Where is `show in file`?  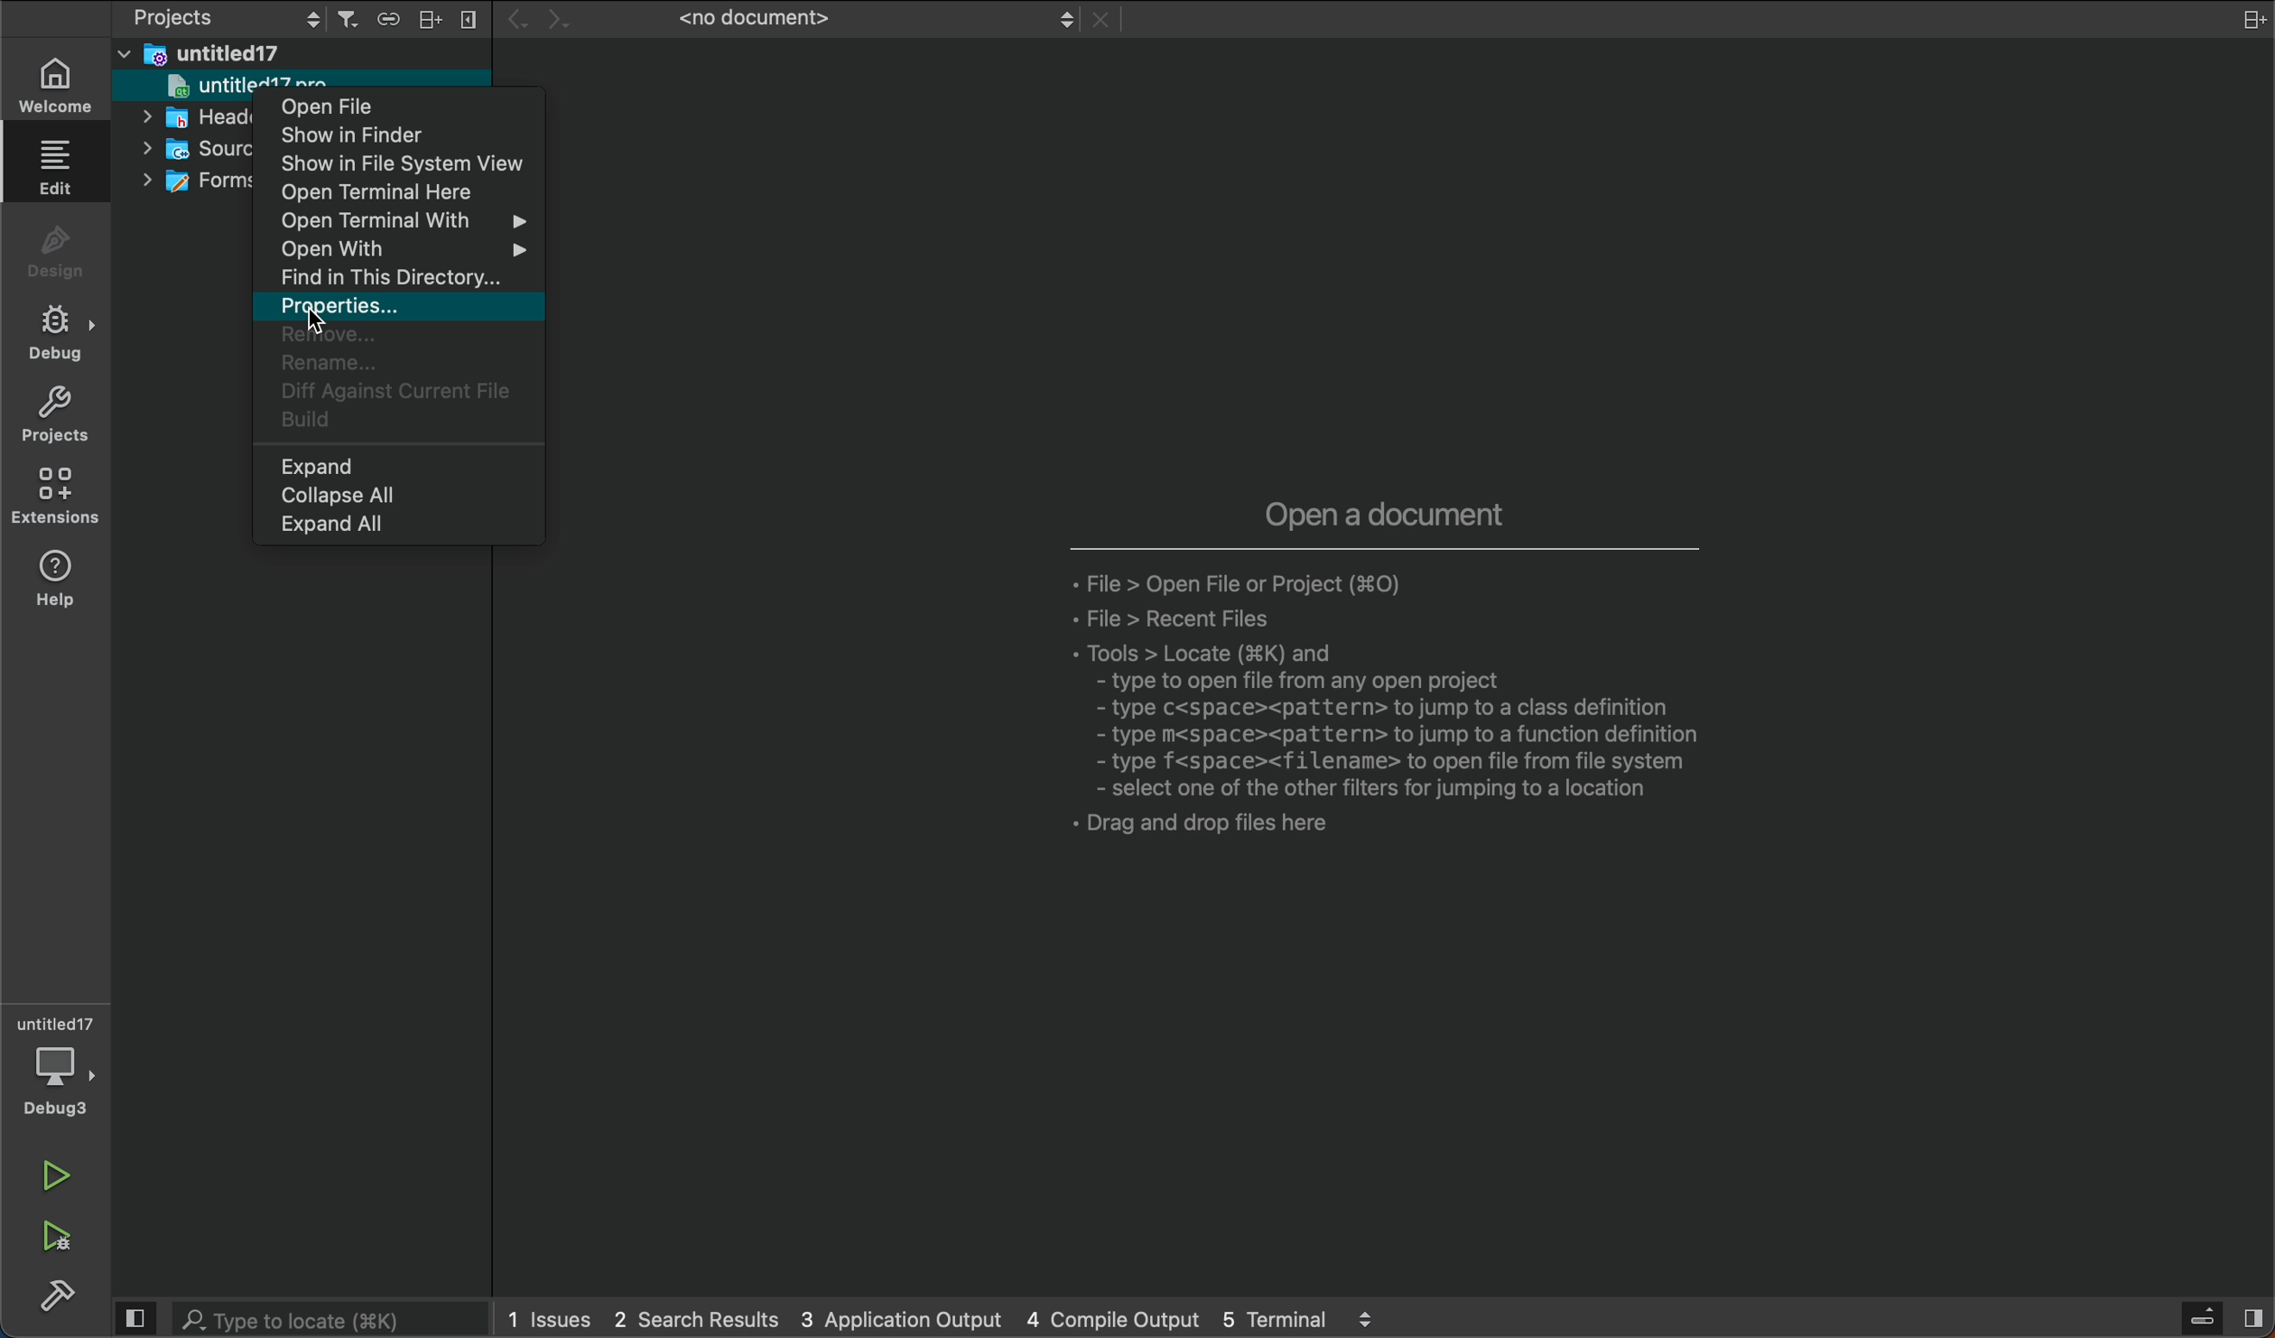 show in file is located at coordinates (410, 164).